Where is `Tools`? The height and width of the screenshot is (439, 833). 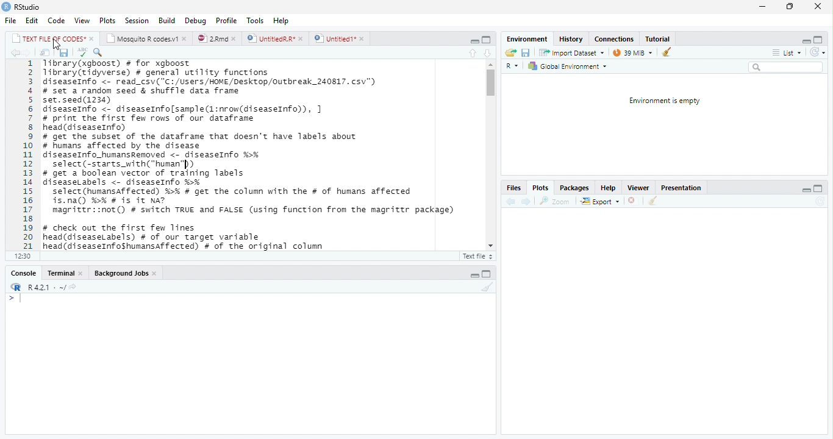 Tools is located at coordinates (255, 20).